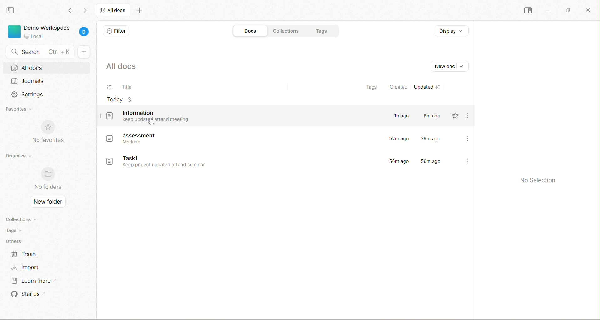 This screenshot has height=320, width=600. Describe the element at coordinates (142, 11) in the screenshot. I see `new tab` at that location.